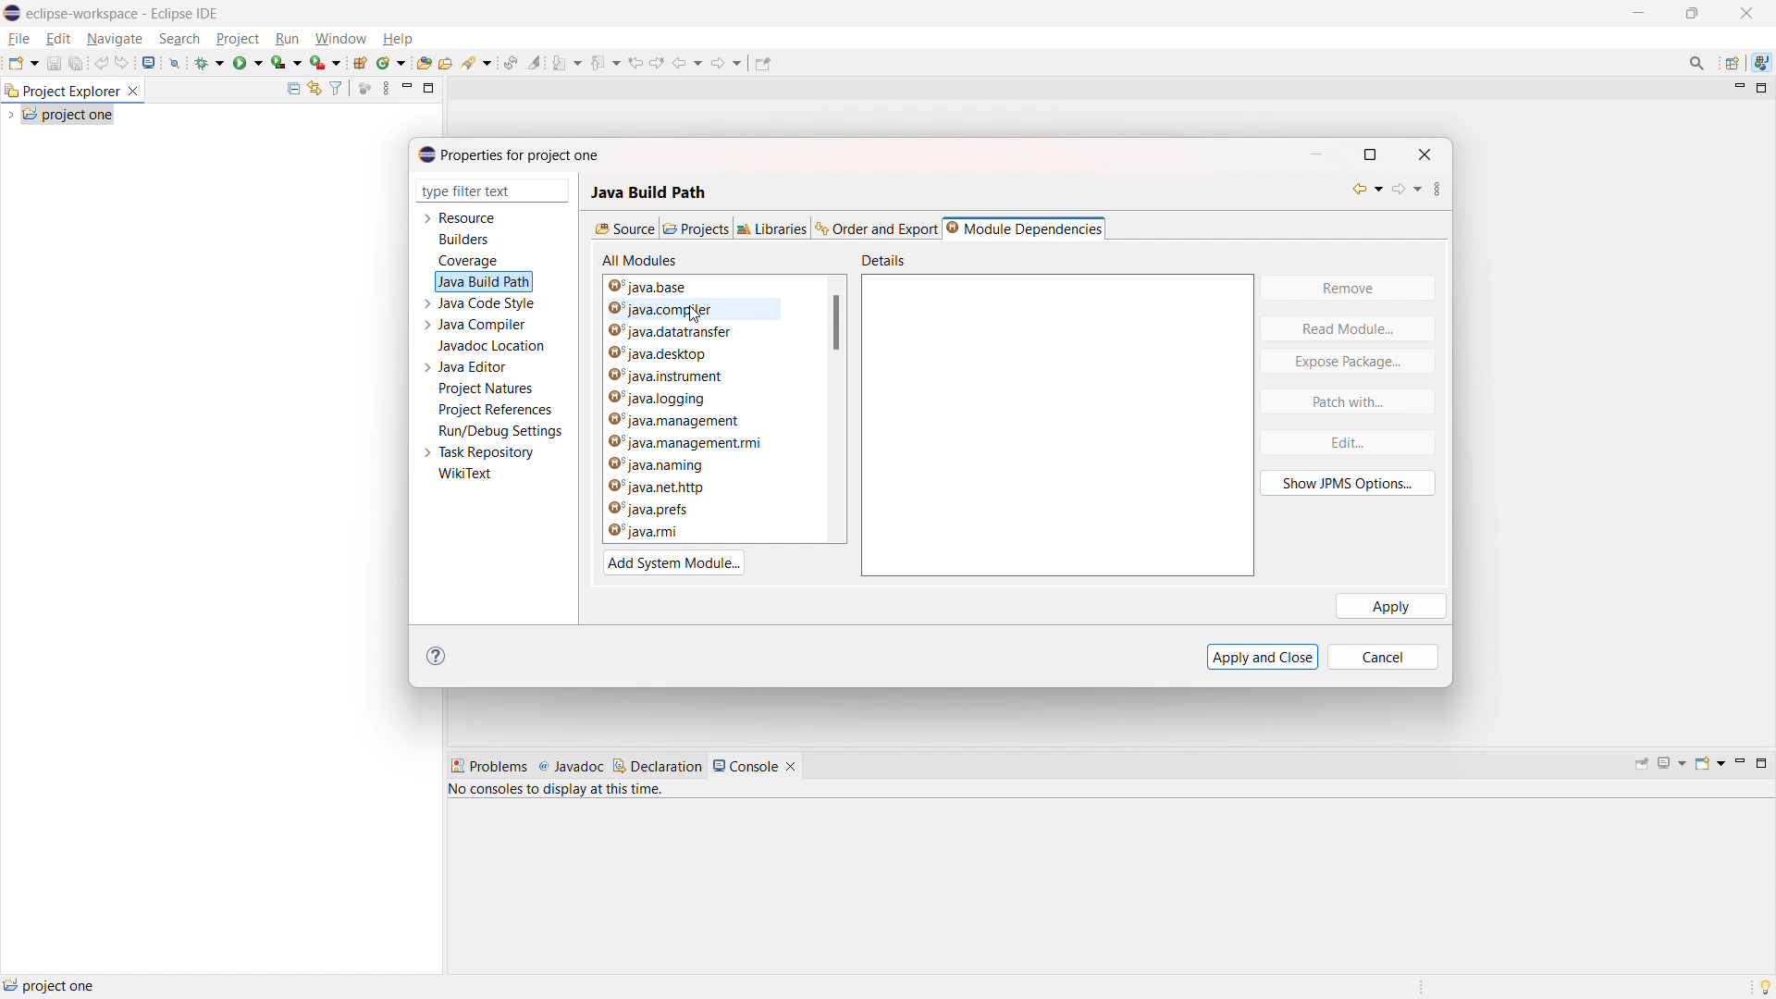 The image size is (1776, 999). Describe the element at coordinates (487, 388) in the screenshot. I see `project natures` at that location.